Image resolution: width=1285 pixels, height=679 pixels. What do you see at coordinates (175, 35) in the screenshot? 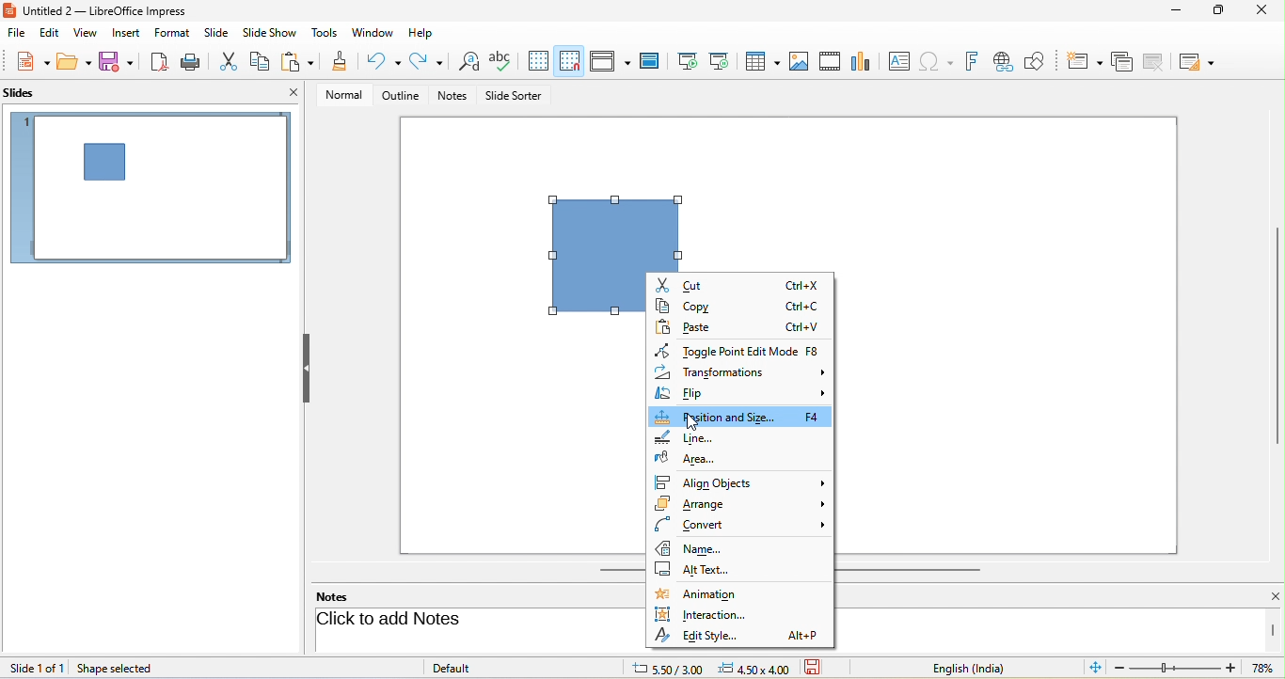
I see `format` at bounding box center [175, 35].